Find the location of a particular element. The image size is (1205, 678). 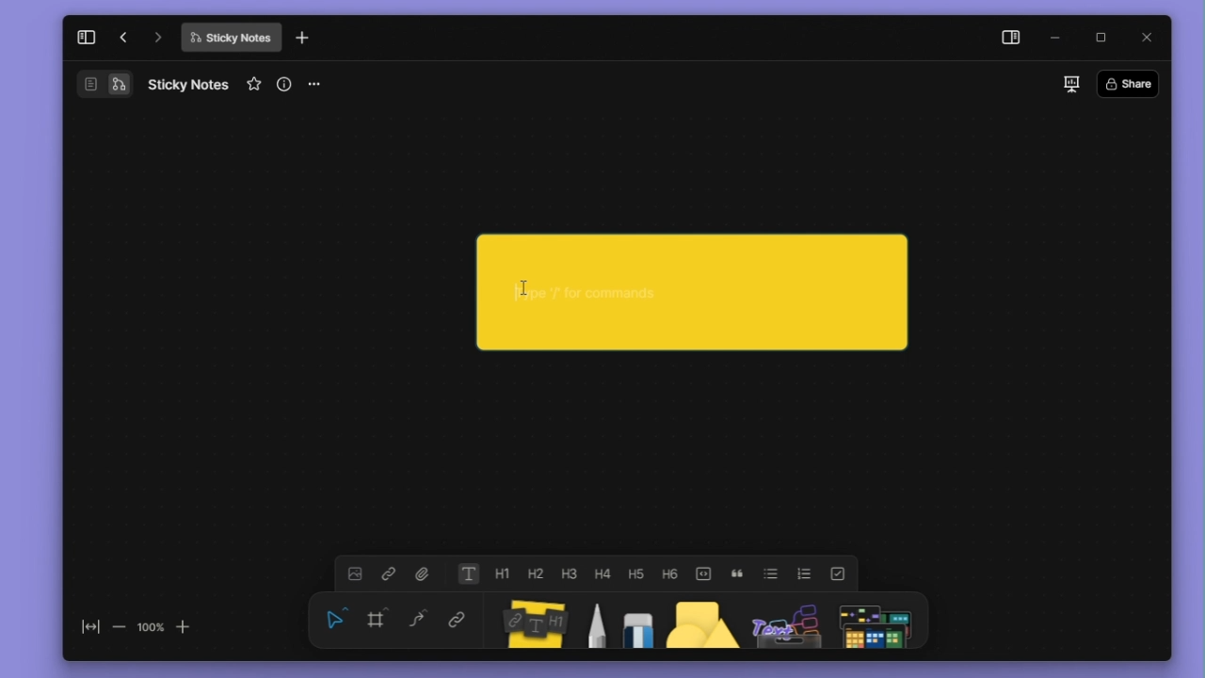

check list is located at coordinates (843, 573).